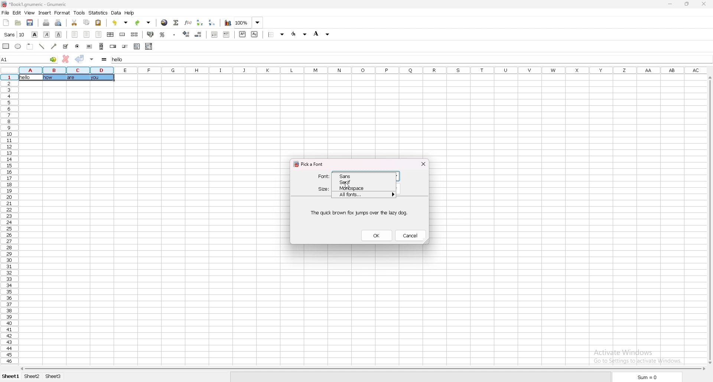 The height and width of the screenshot is (382, 713). What do you see at coordinates (98, 13) in the screenshot?
I see `statistics` at bounding box center [98, 13].